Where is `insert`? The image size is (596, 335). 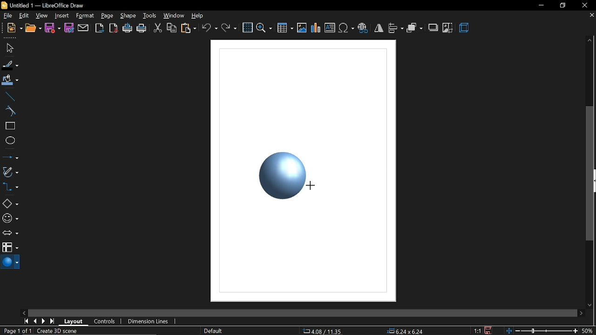
insert is located at coordinates (62, 15).